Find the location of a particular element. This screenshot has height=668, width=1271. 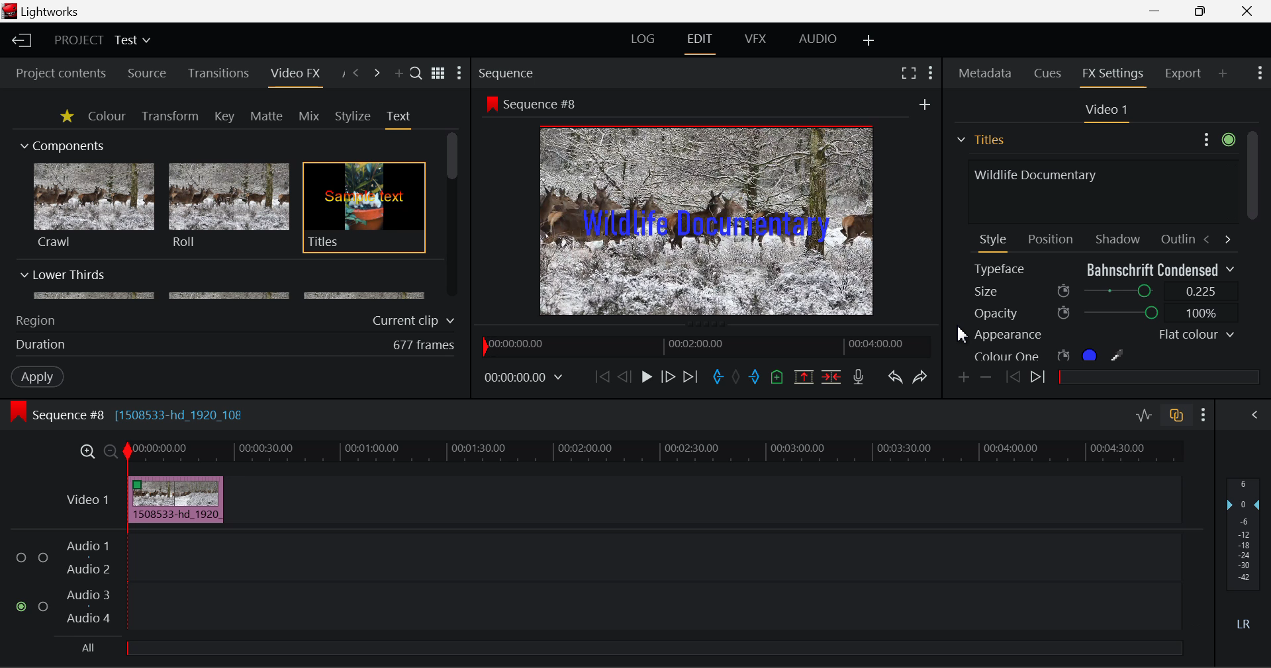

FX Settings Open is located at coordinates (1115, 75).